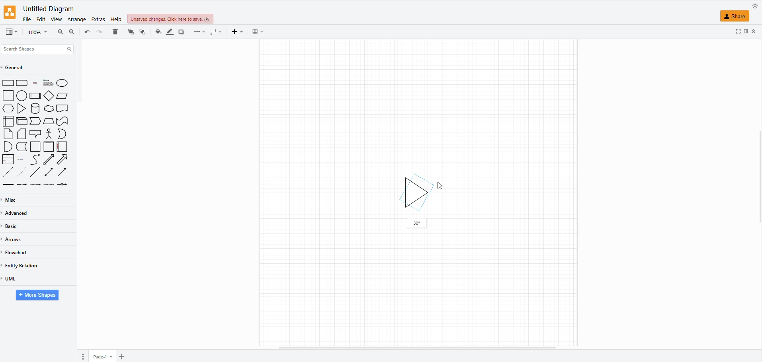  Describe the element at coordinates (169, 19) in the screenshot. I see `unsaved changes` at that location.